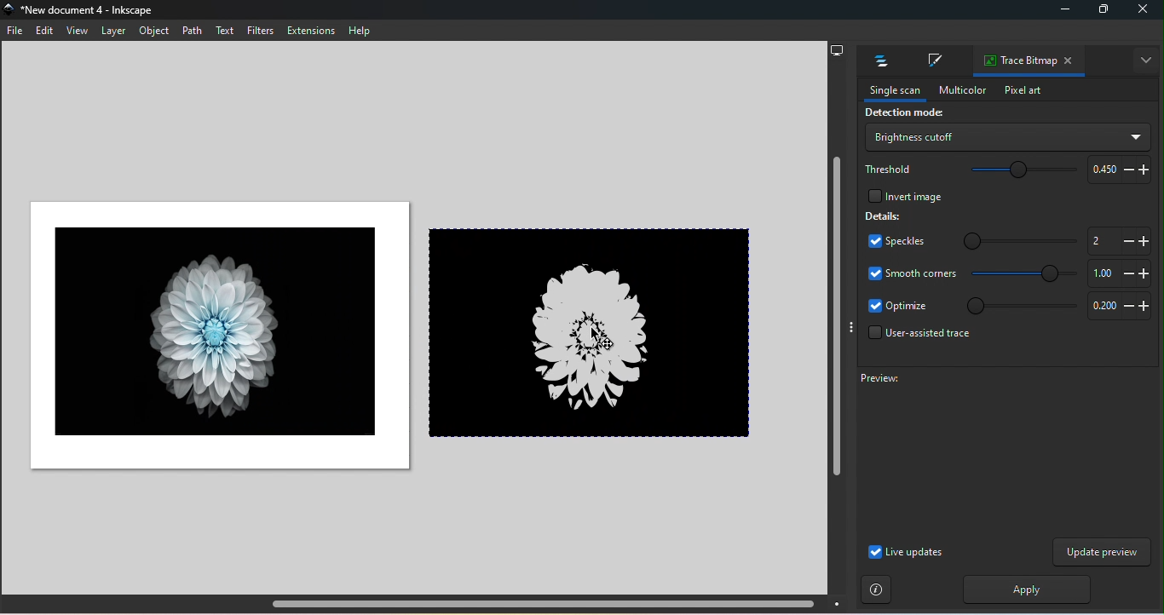 The width and height of the screenshot is (1164, 615). What do you see at coordinates (43, 32) in the screenshot?
I see `Edit` at bounding box center [43, 32].